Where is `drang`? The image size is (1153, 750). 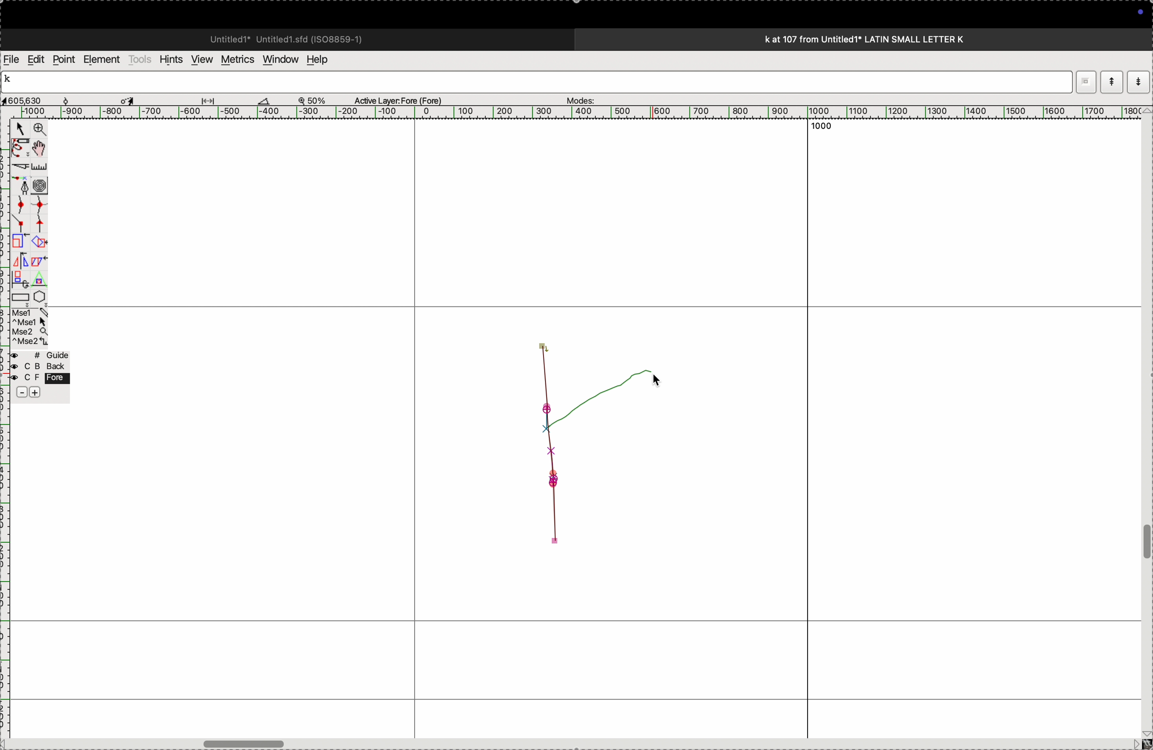 drang is located at coordinates (214, 99).